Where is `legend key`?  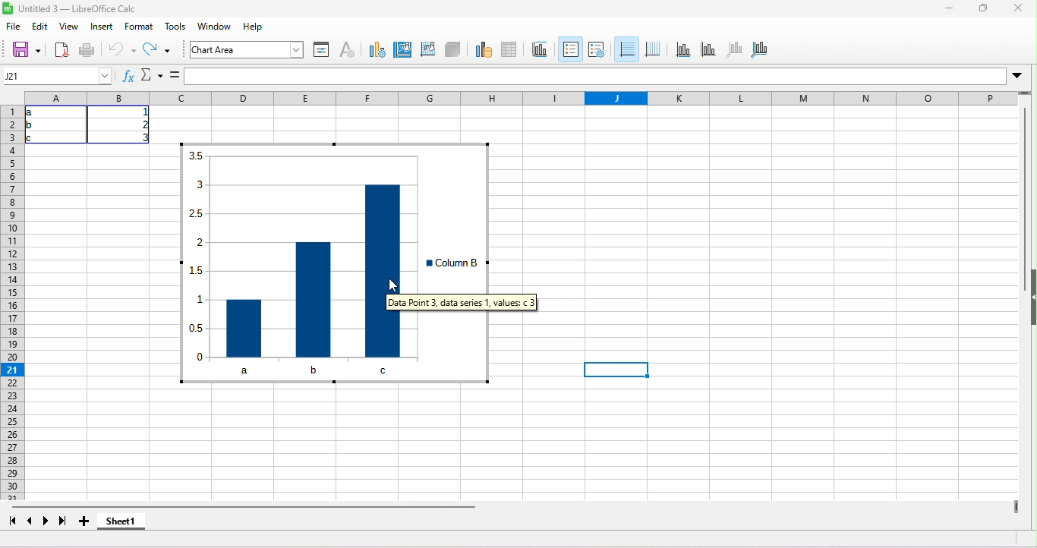 legend key is located at coordinates (427, 263).